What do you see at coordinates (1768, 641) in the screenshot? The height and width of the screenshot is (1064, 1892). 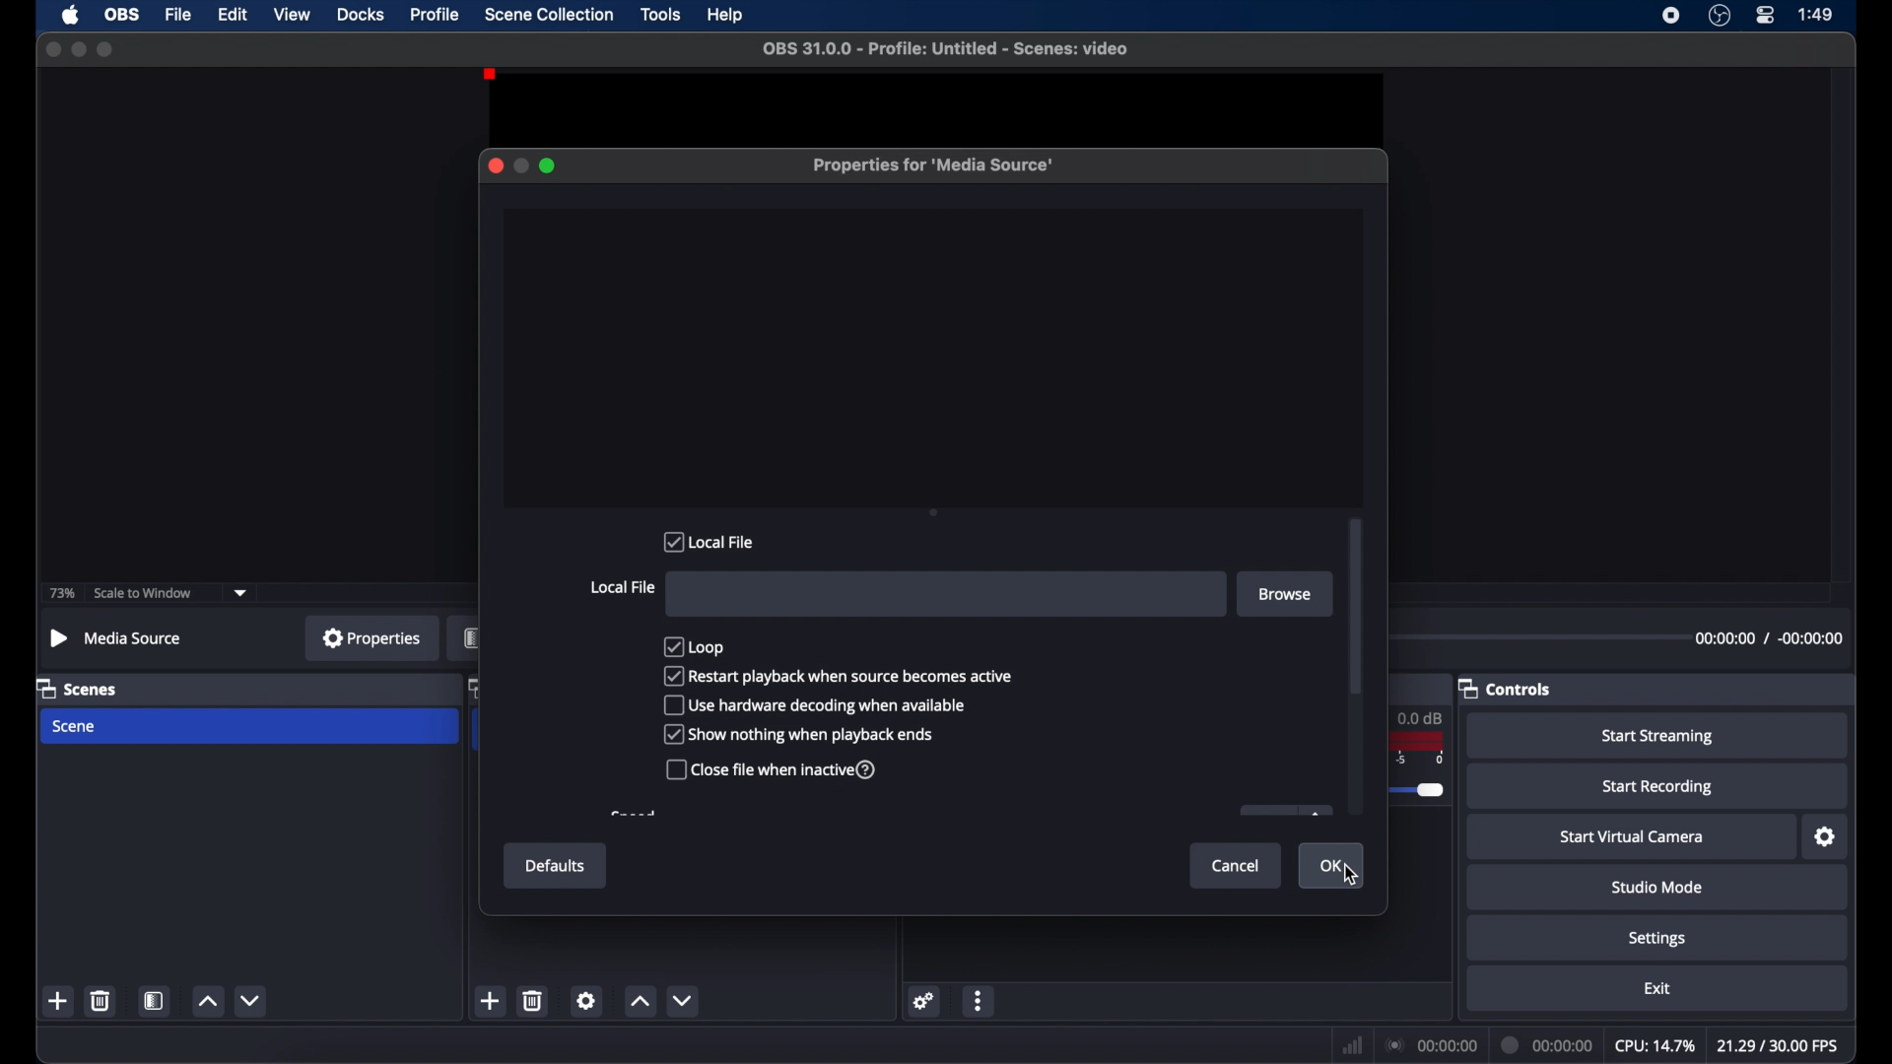 I see `timestamp` at bounding box center [1768, 641].